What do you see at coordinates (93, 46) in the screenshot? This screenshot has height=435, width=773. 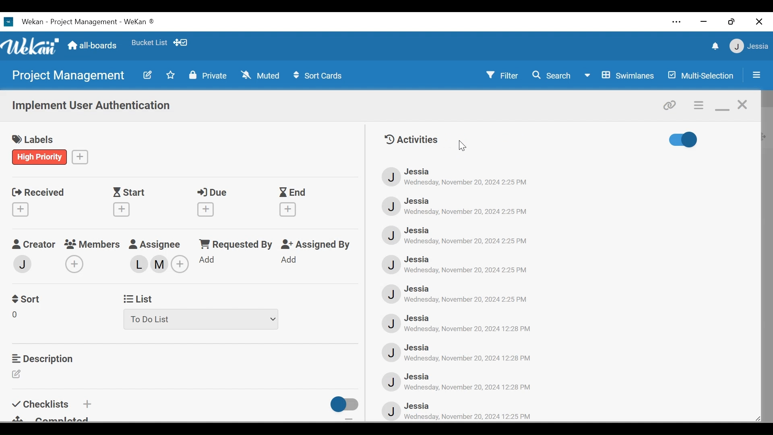 I see `all-boards` at bounding box center [93, 46].